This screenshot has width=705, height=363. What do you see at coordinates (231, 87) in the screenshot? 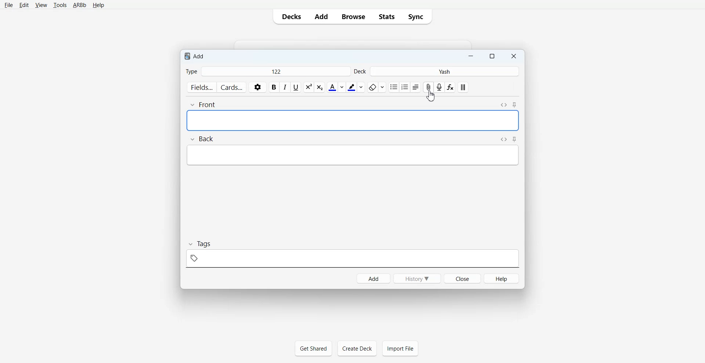
I see `Cards` at bounding box center [231, 87].